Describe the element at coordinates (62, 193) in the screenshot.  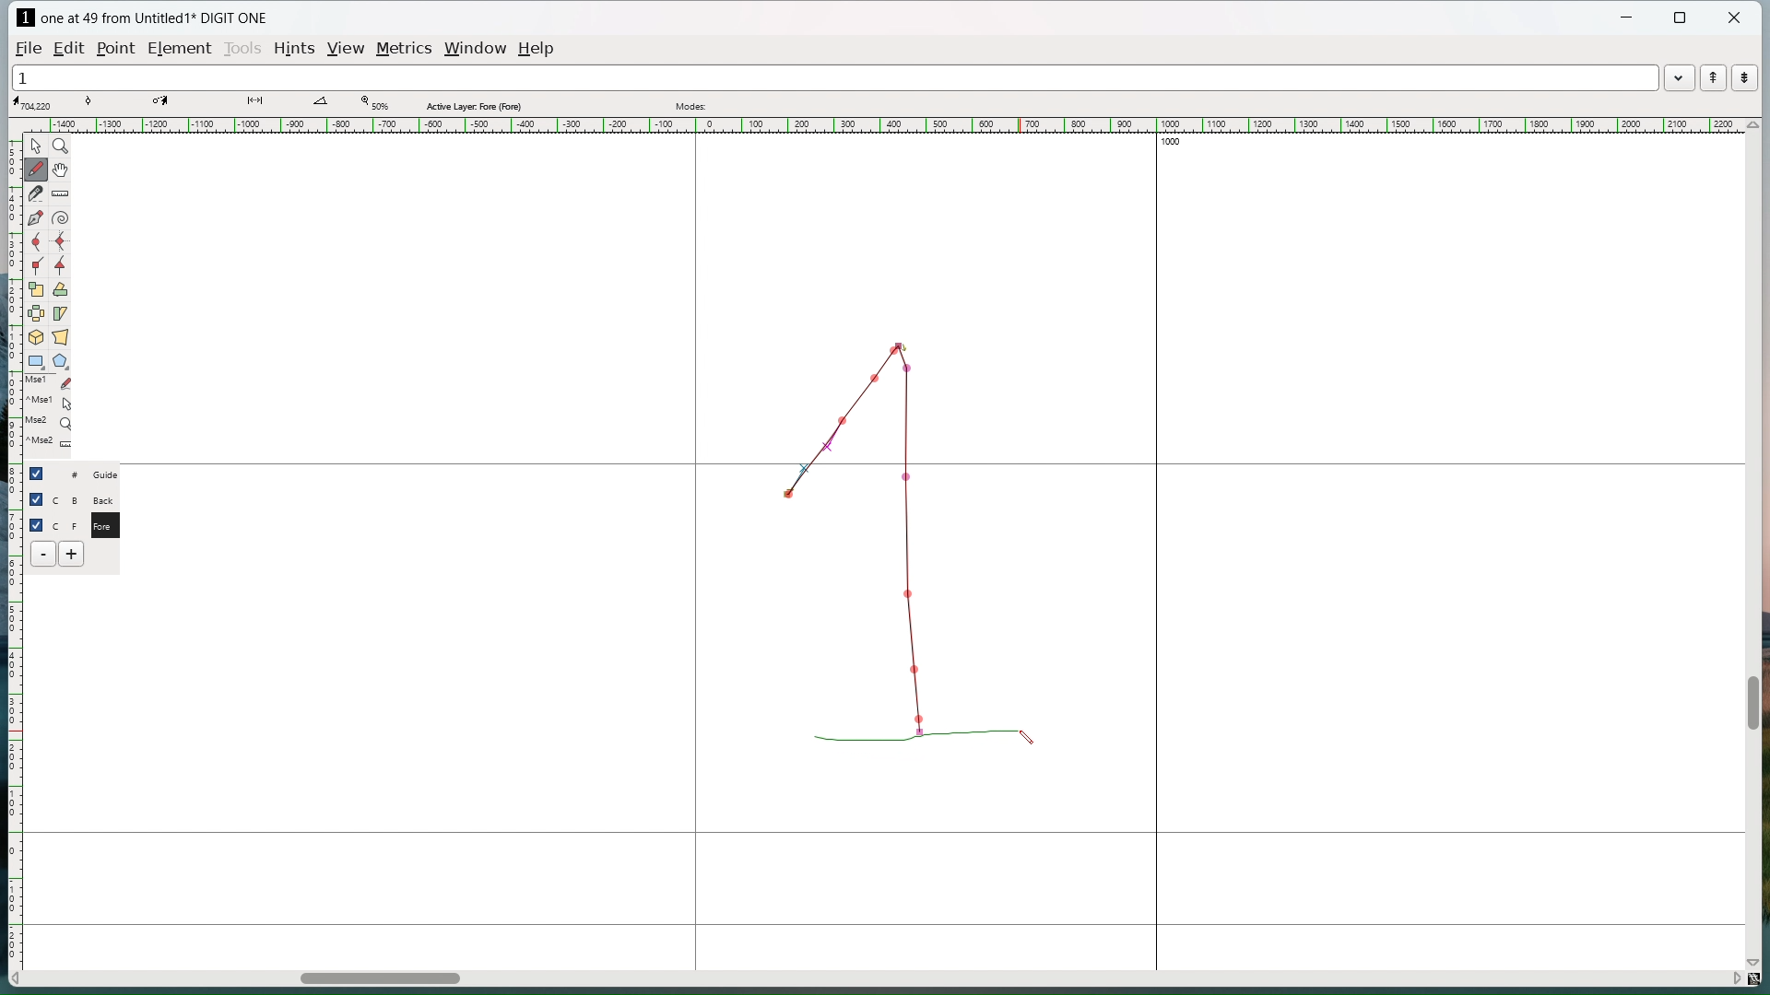
I see `measure distance or angle` at that location.